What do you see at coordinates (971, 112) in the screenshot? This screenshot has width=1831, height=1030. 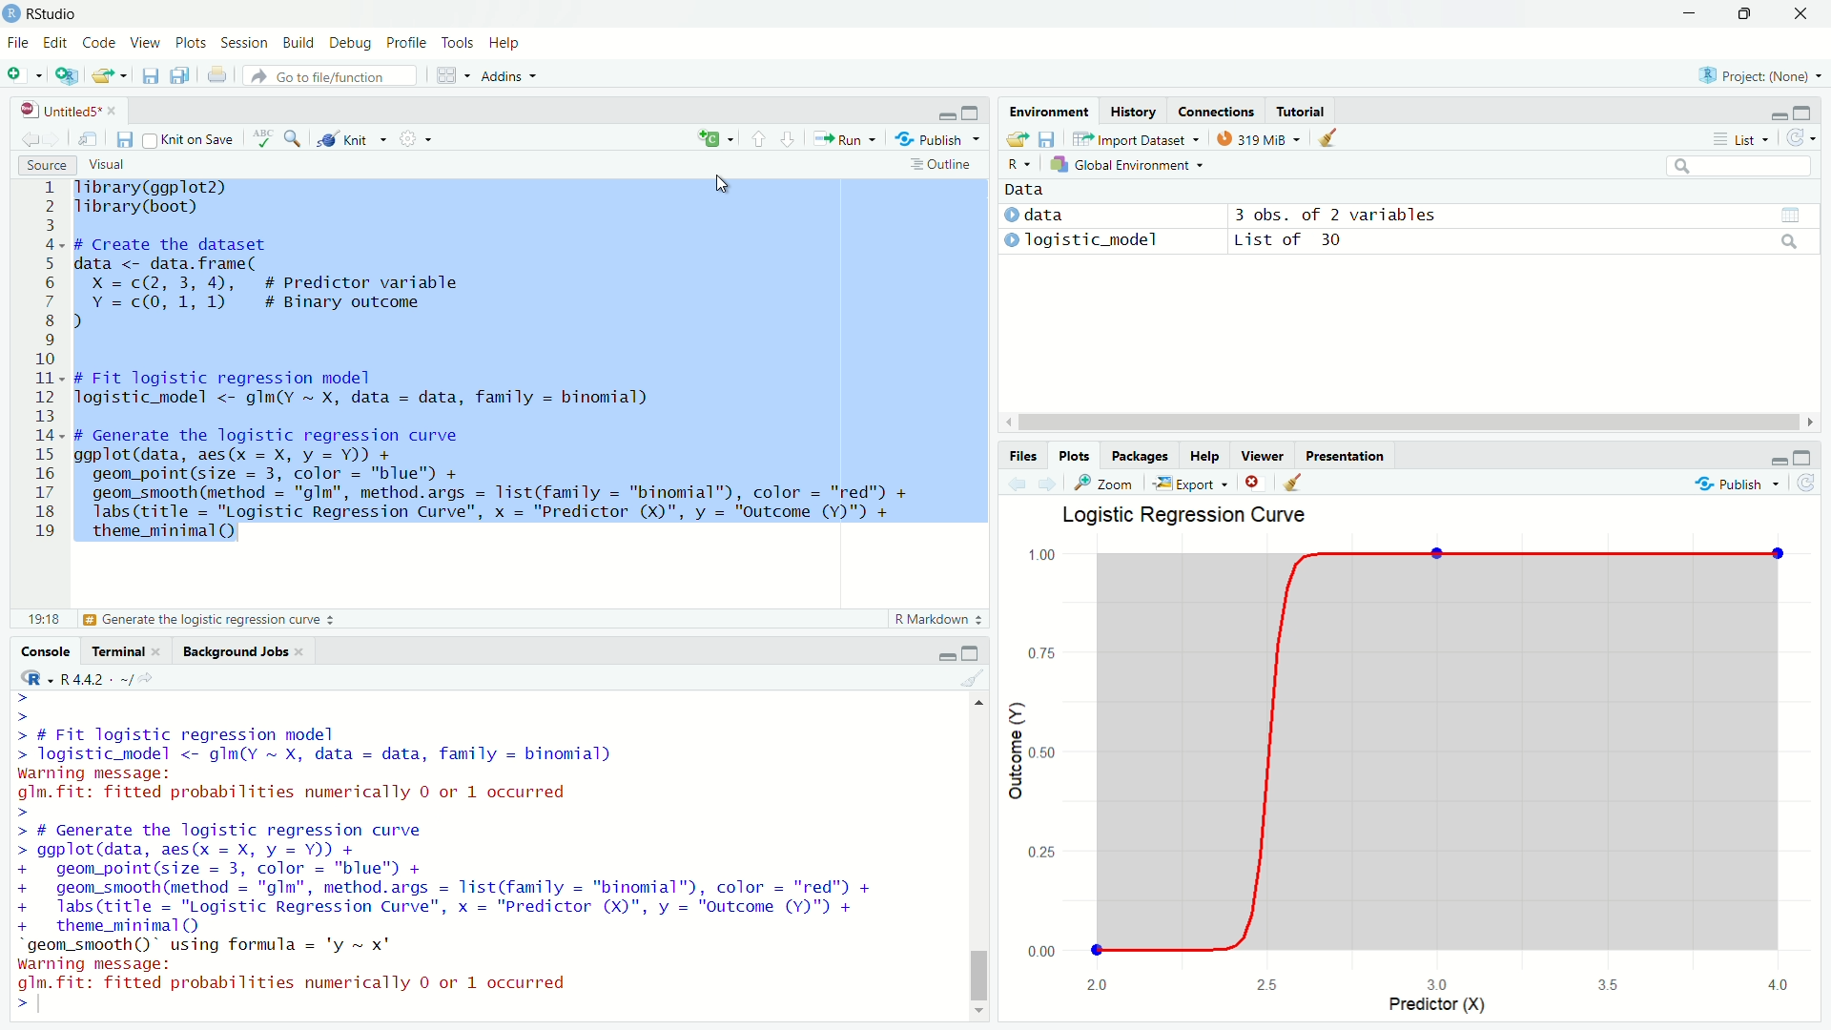 I see `maximize` at bounding box center [971, 112].